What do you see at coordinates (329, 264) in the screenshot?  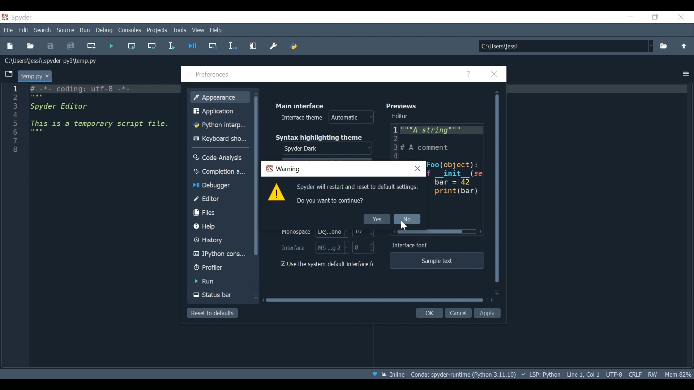 I see `(un)check use the system defaults interface fonts` at bounding box center [329, 264].